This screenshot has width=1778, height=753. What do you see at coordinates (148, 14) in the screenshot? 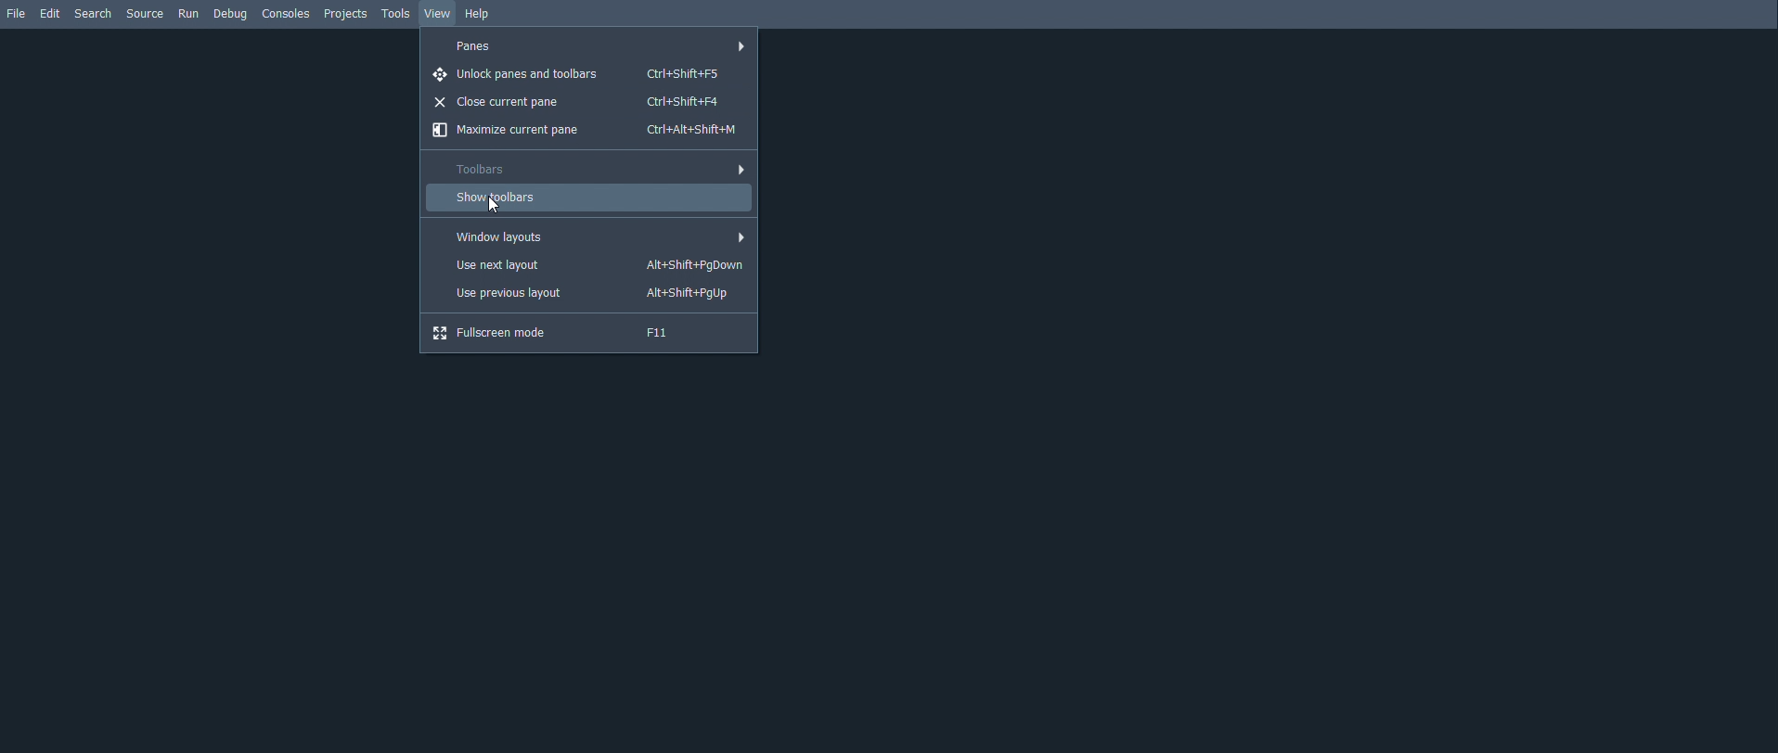
I see `Secure` at bounding box center [148, 14].